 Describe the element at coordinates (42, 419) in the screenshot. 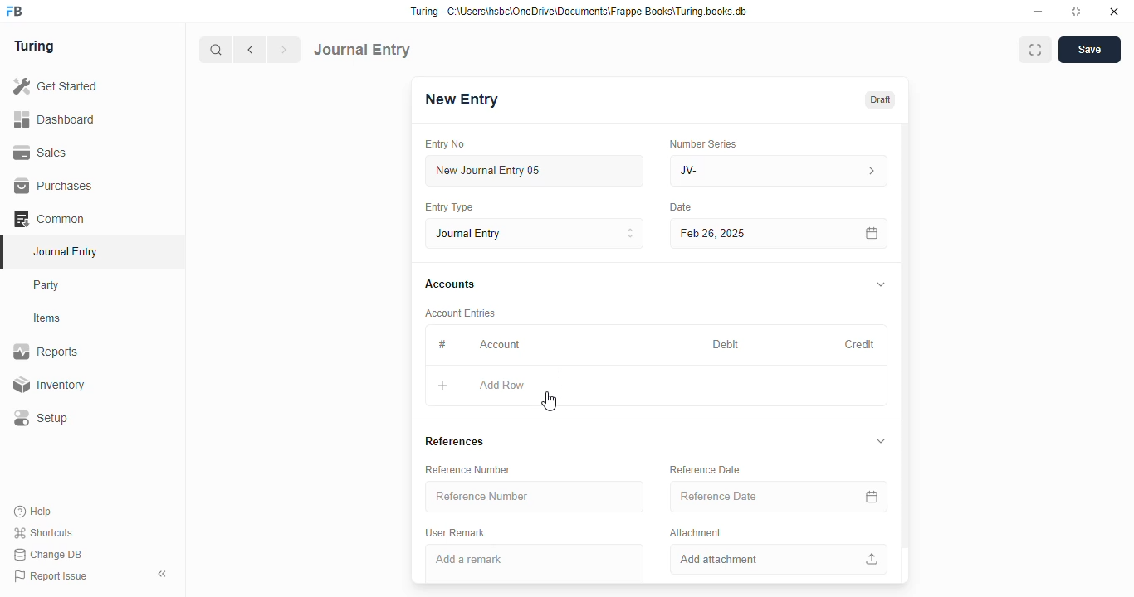

I see `setup` at that location.